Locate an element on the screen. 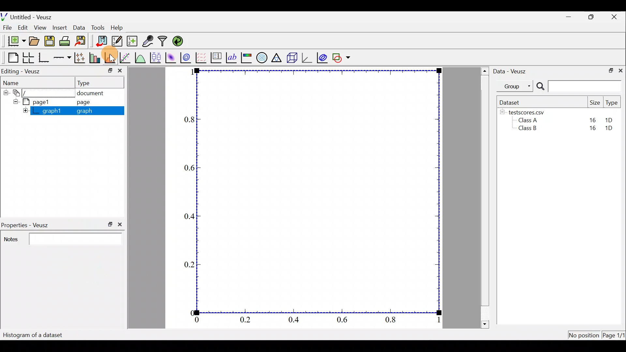 This screenshot has height=352, width=626. Tools is located at coordinates (97, 28).